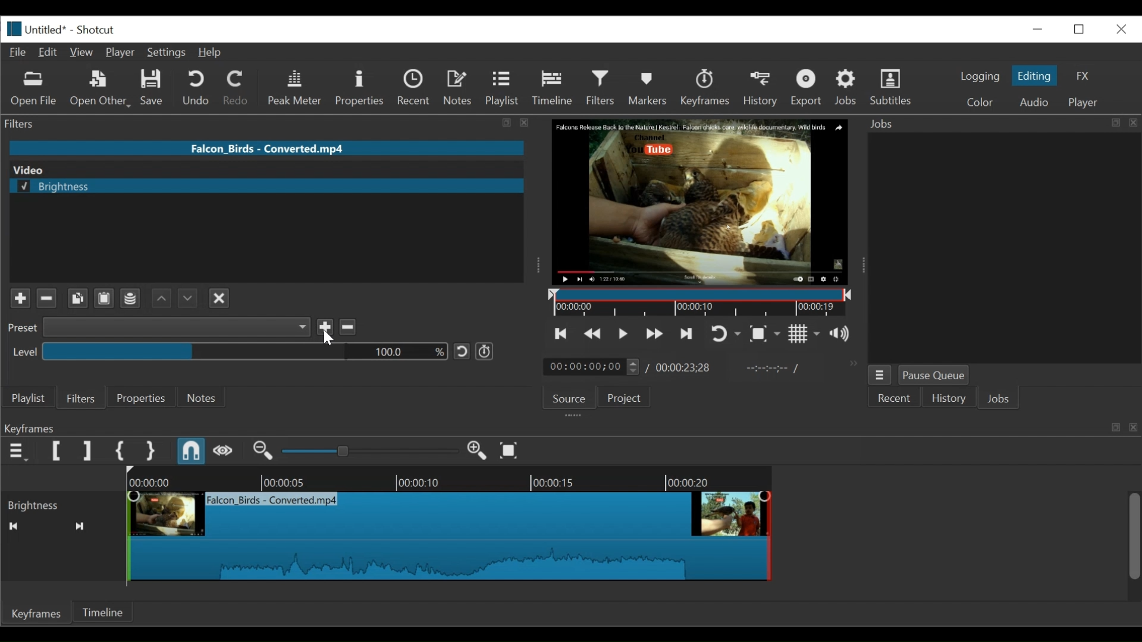 This screenshot has height=642, width=1142. Describe the element at coordinates (34, 29) in the screenshot. I see `File Name` at that location.